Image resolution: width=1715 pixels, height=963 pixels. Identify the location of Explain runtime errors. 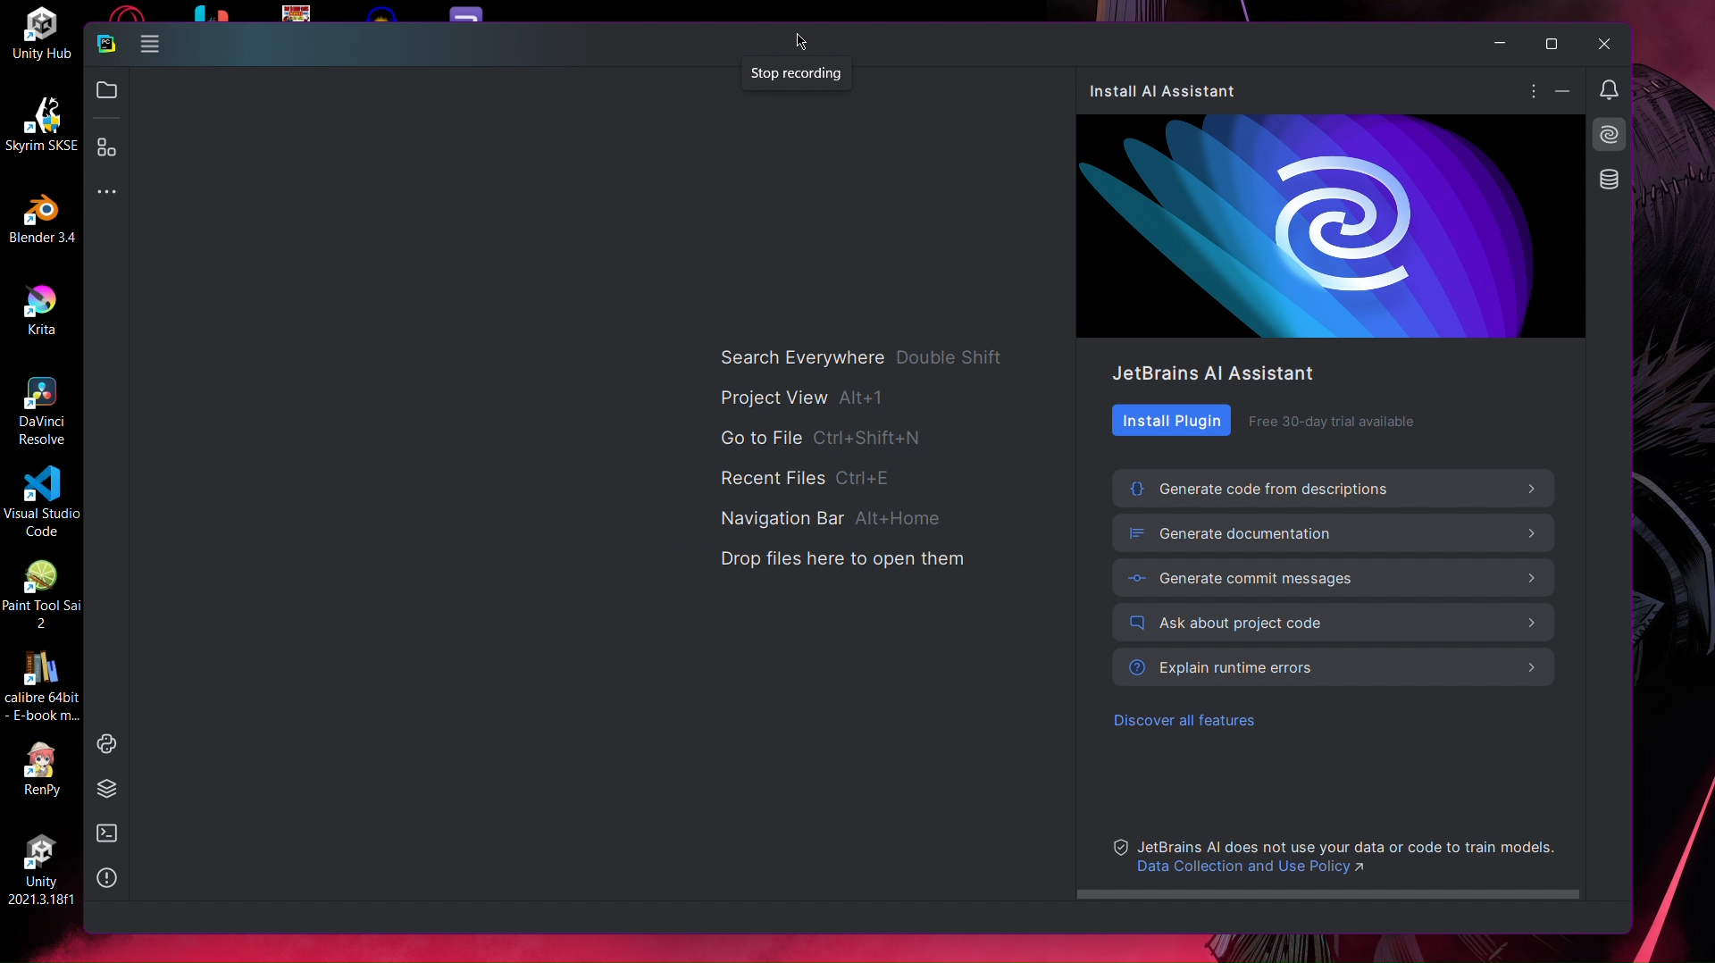
(1336, 668).